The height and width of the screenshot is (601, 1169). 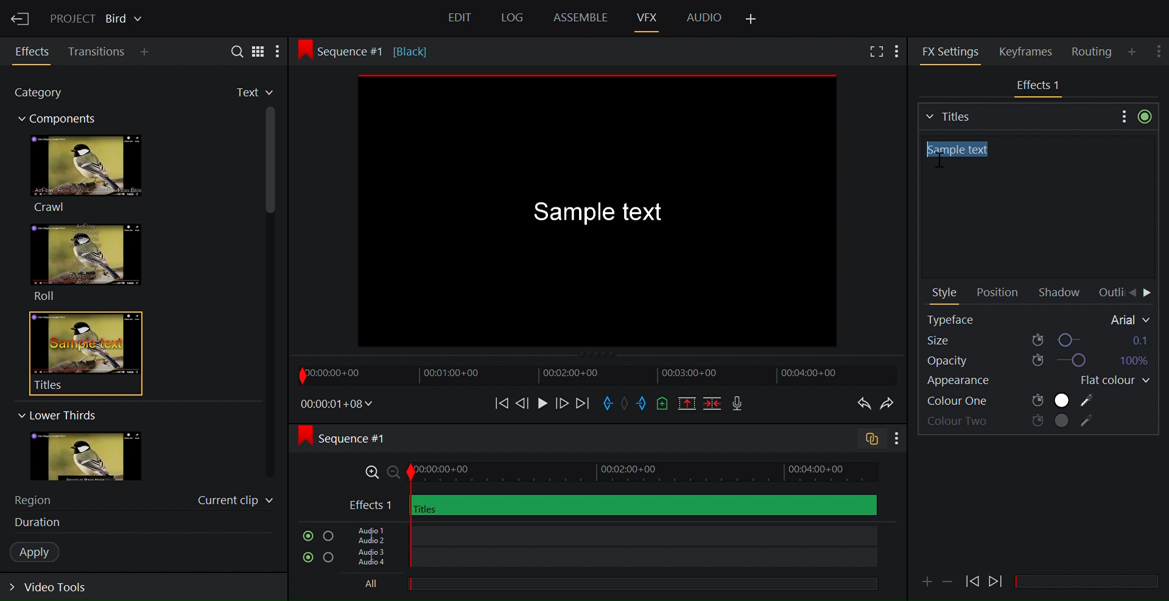 What do you see at coordinates (40, 499) in the screenshot?
I see `Region` at bounding box center [40, 499].